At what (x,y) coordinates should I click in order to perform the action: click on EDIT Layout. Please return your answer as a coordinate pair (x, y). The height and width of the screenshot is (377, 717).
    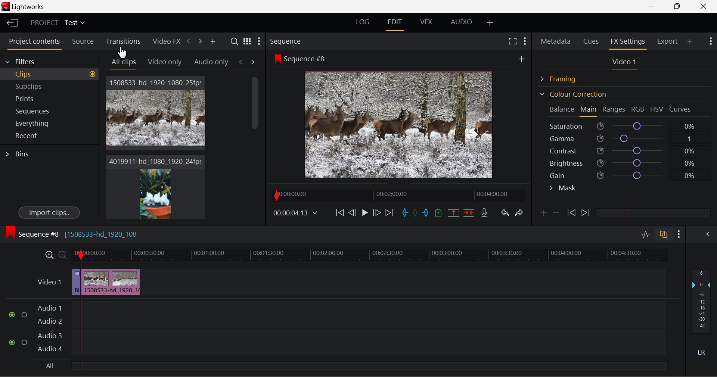
    Looking at the image, I should click on (396, 24).